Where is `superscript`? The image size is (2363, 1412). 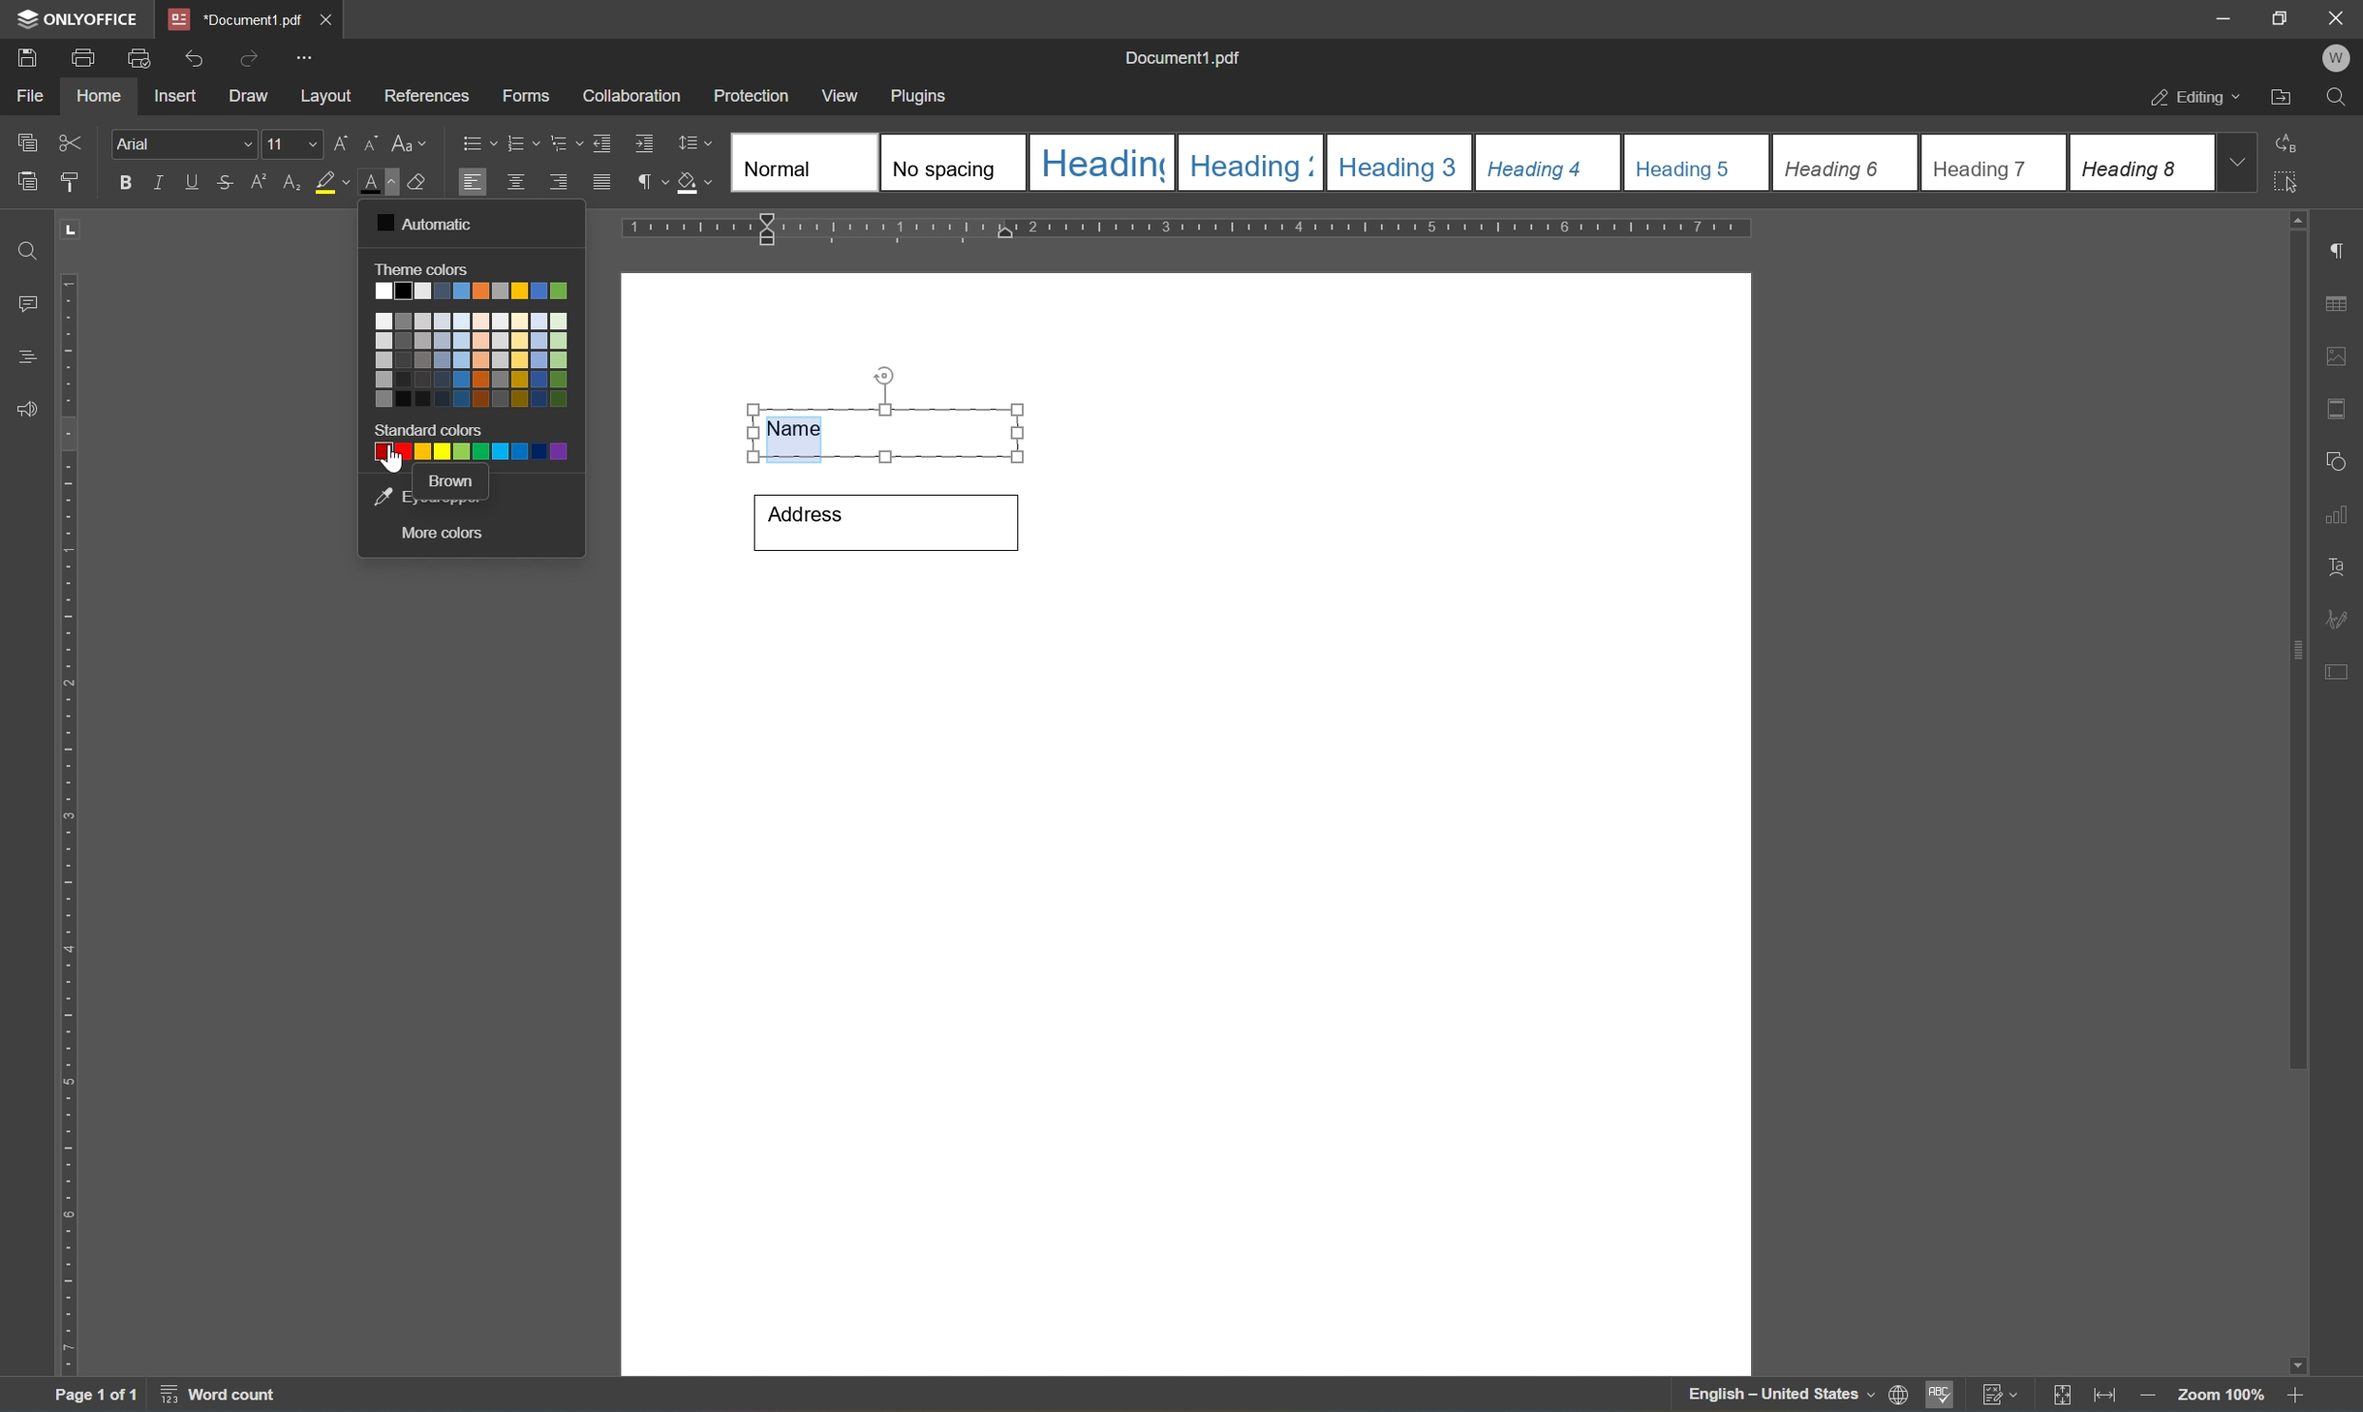
superscript is located at coordinates (258, 186).